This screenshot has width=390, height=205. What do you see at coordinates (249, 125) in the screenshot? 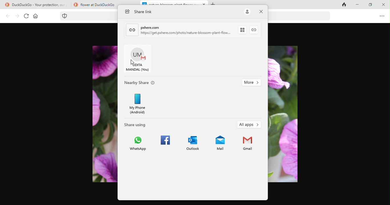
I see `all apps` at bounding box center [249, 125].